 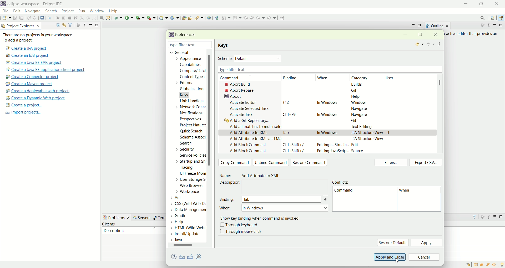 I want to click on add all matches to multi-selection, so click(x=254, y=126).